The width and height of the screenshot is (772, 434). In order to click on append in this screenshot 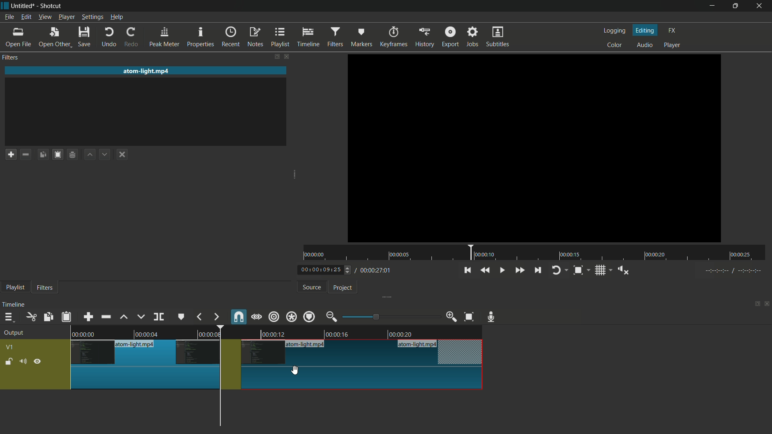, I will do `click(90, 316)`.